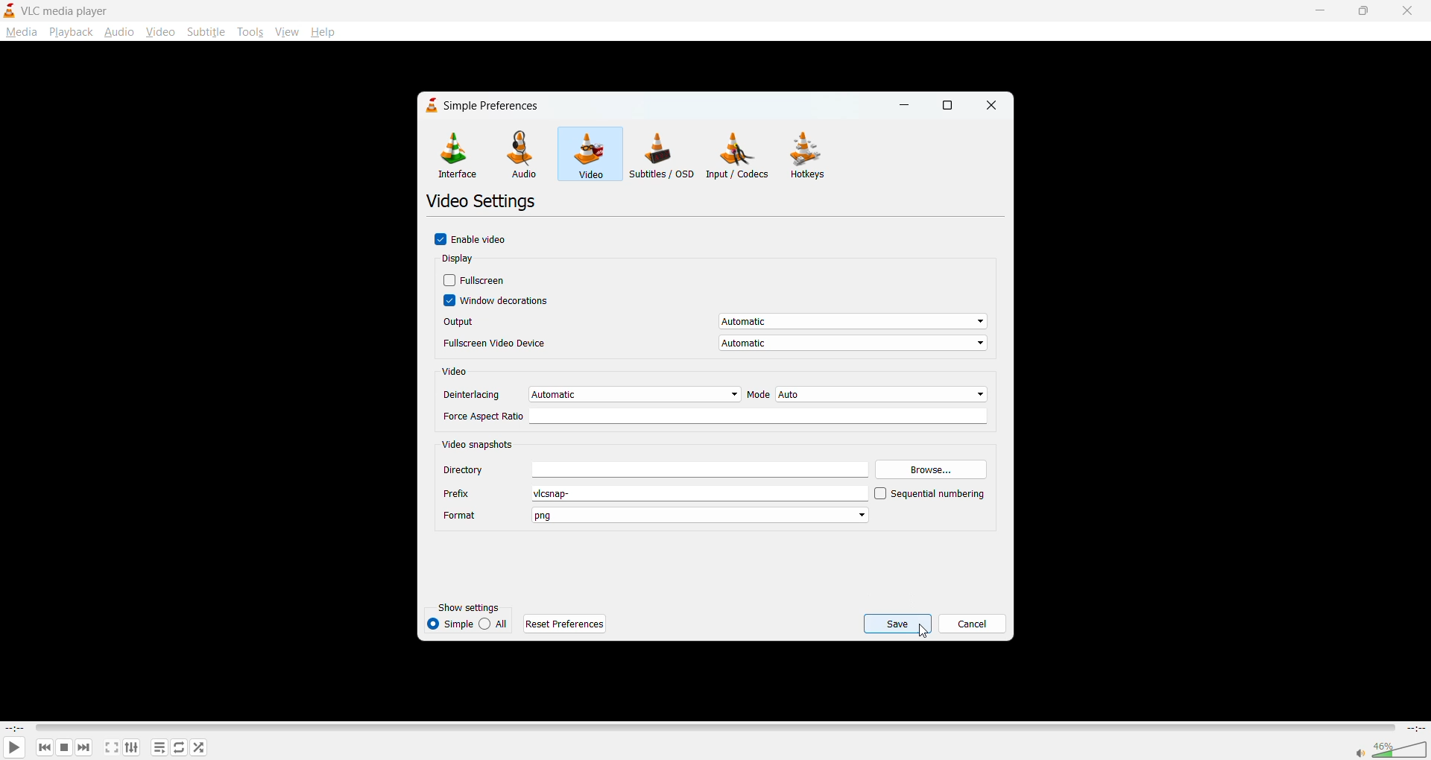 This screenshot has width=1431, height=760. What do you see at coordinates (62, 748) in the screenshot?
I see `stop` at bounding box center [62, 748].